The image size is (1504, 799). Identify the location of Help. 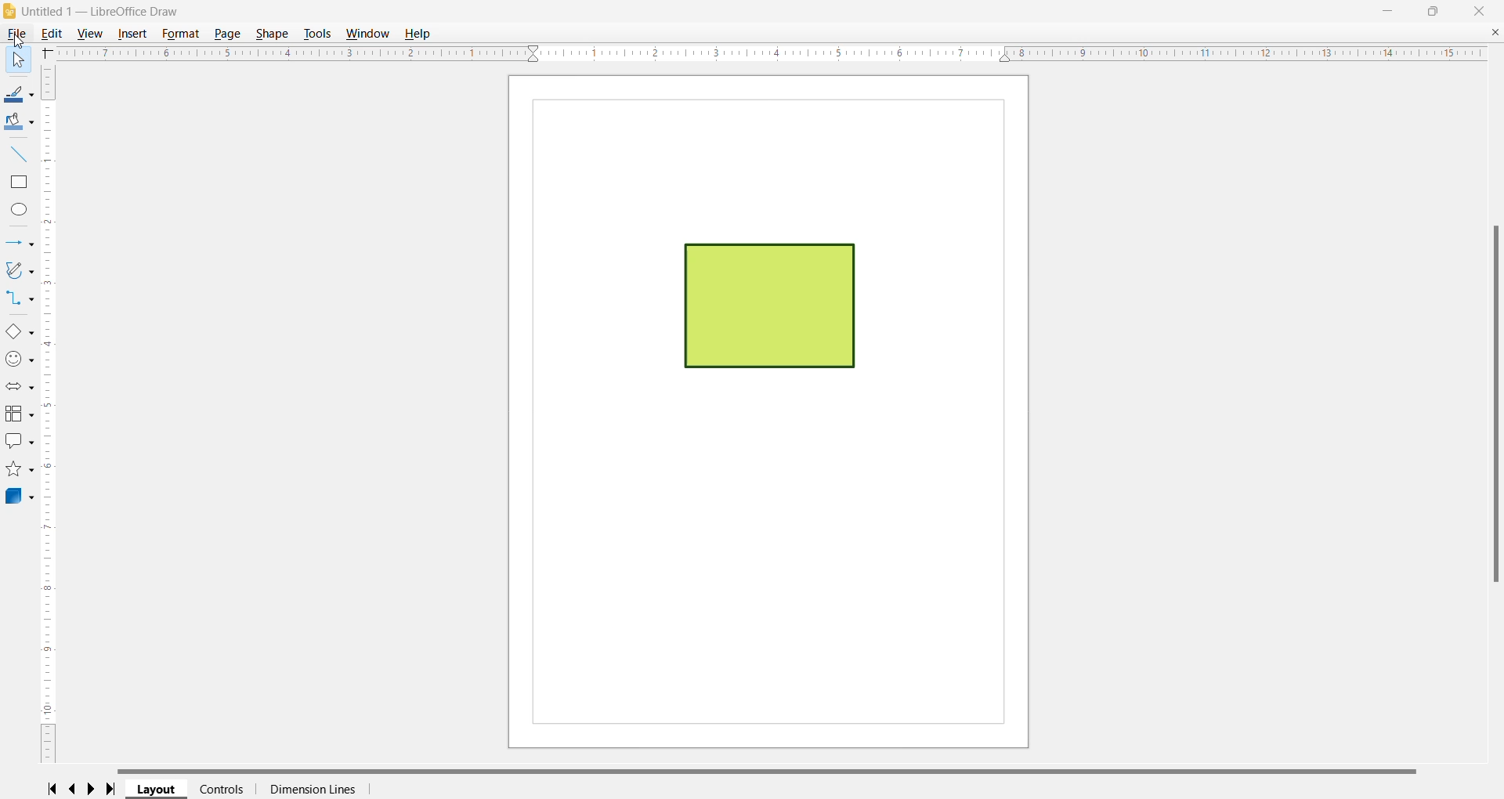
(421, 34).